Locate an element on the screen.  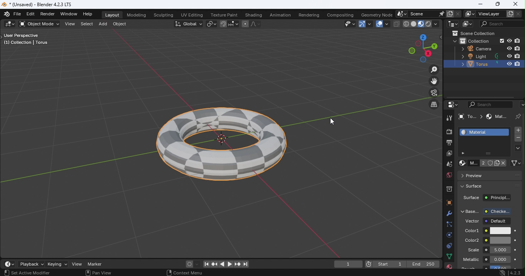
Unlink data block is located at coordinates (503, 162).